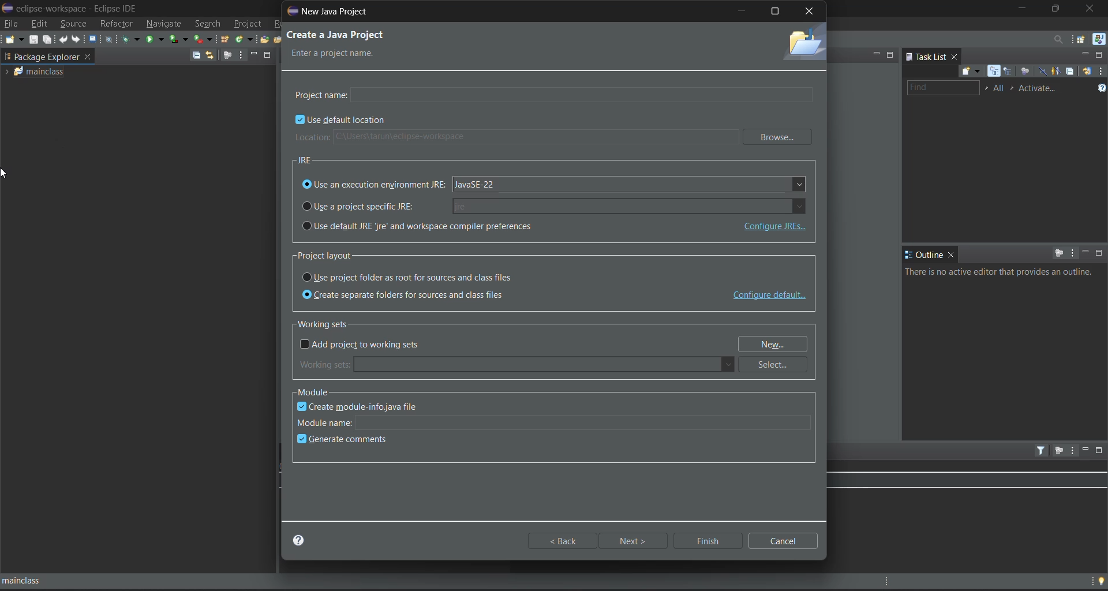 This screenshot has width=1108, height=591. What do you see at coordinates (952, 255) in the screenshot?
I see `close` at bounding box center [952, 255].